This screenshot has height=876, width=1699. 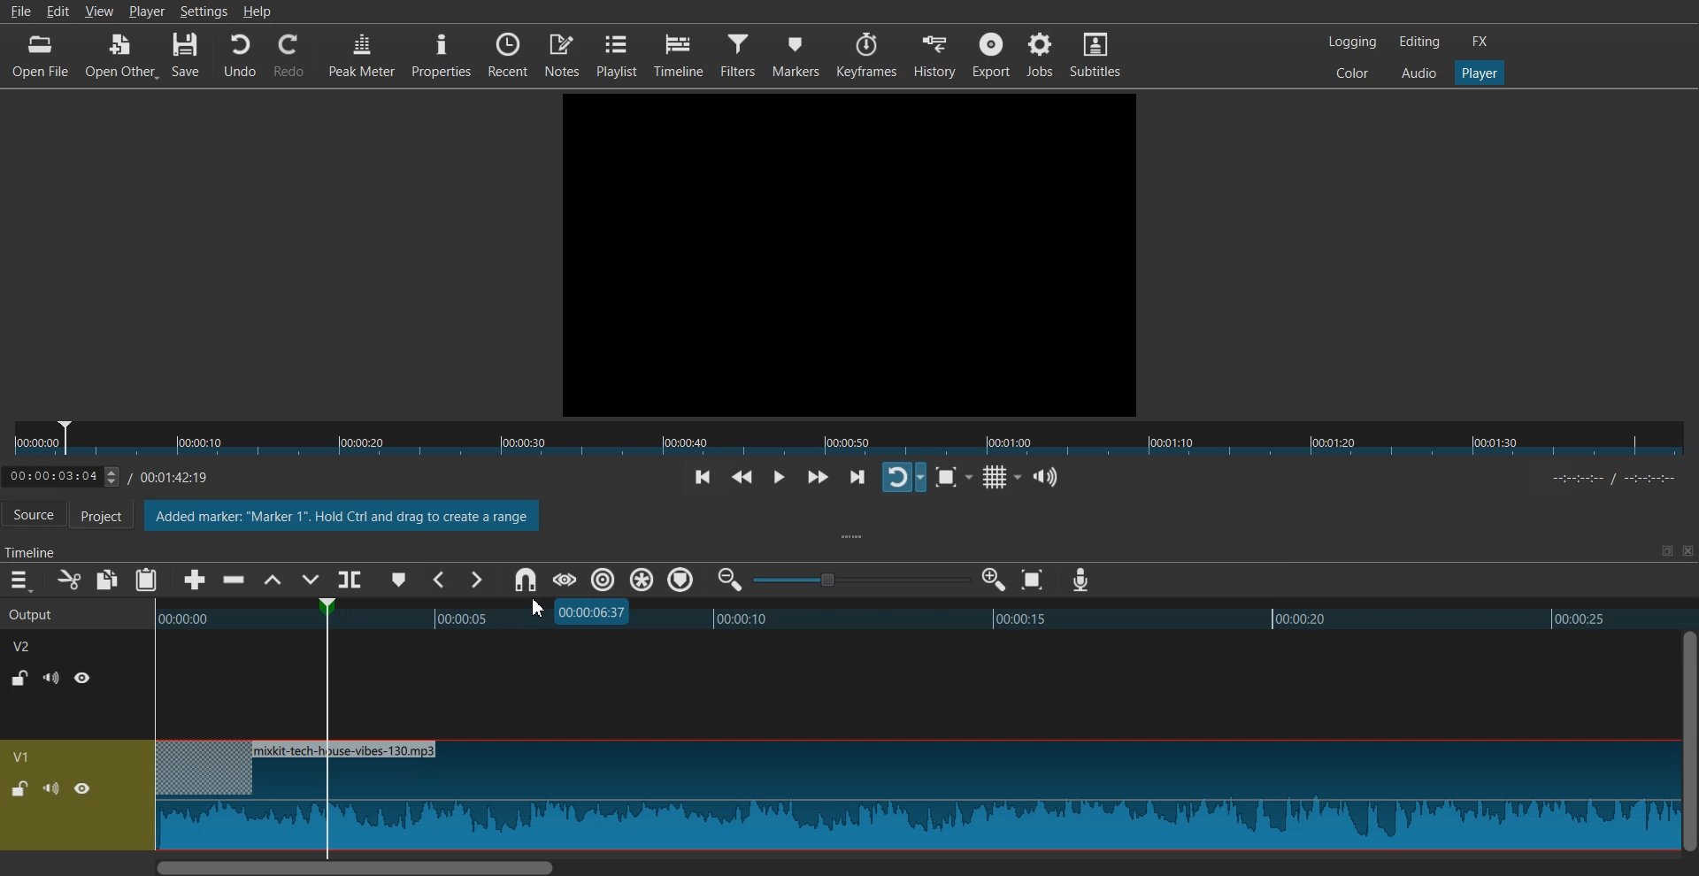 I want to click on Next Marker, so click(x=475, y=580).